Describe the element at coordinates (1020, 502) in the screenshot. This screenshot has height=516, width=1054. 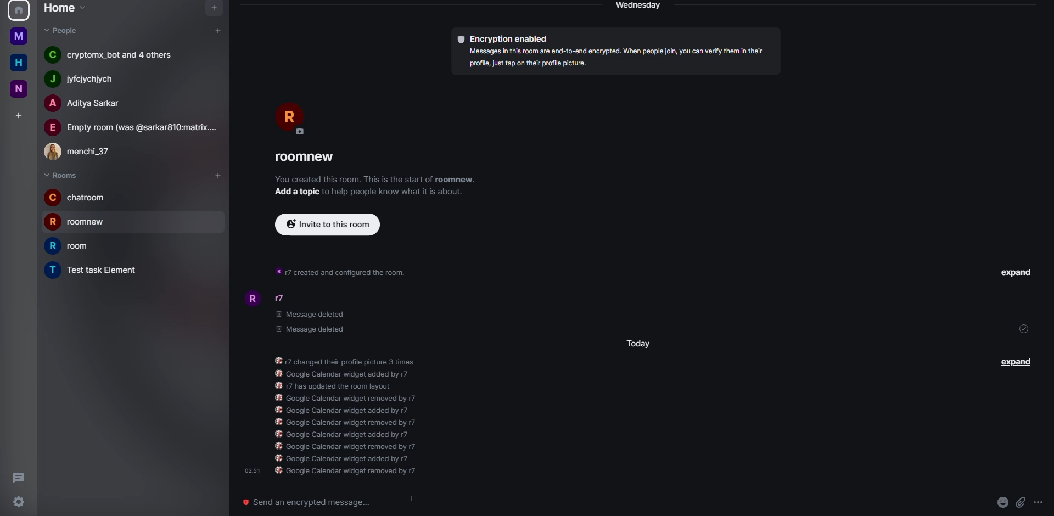
I see `attach` at that location.